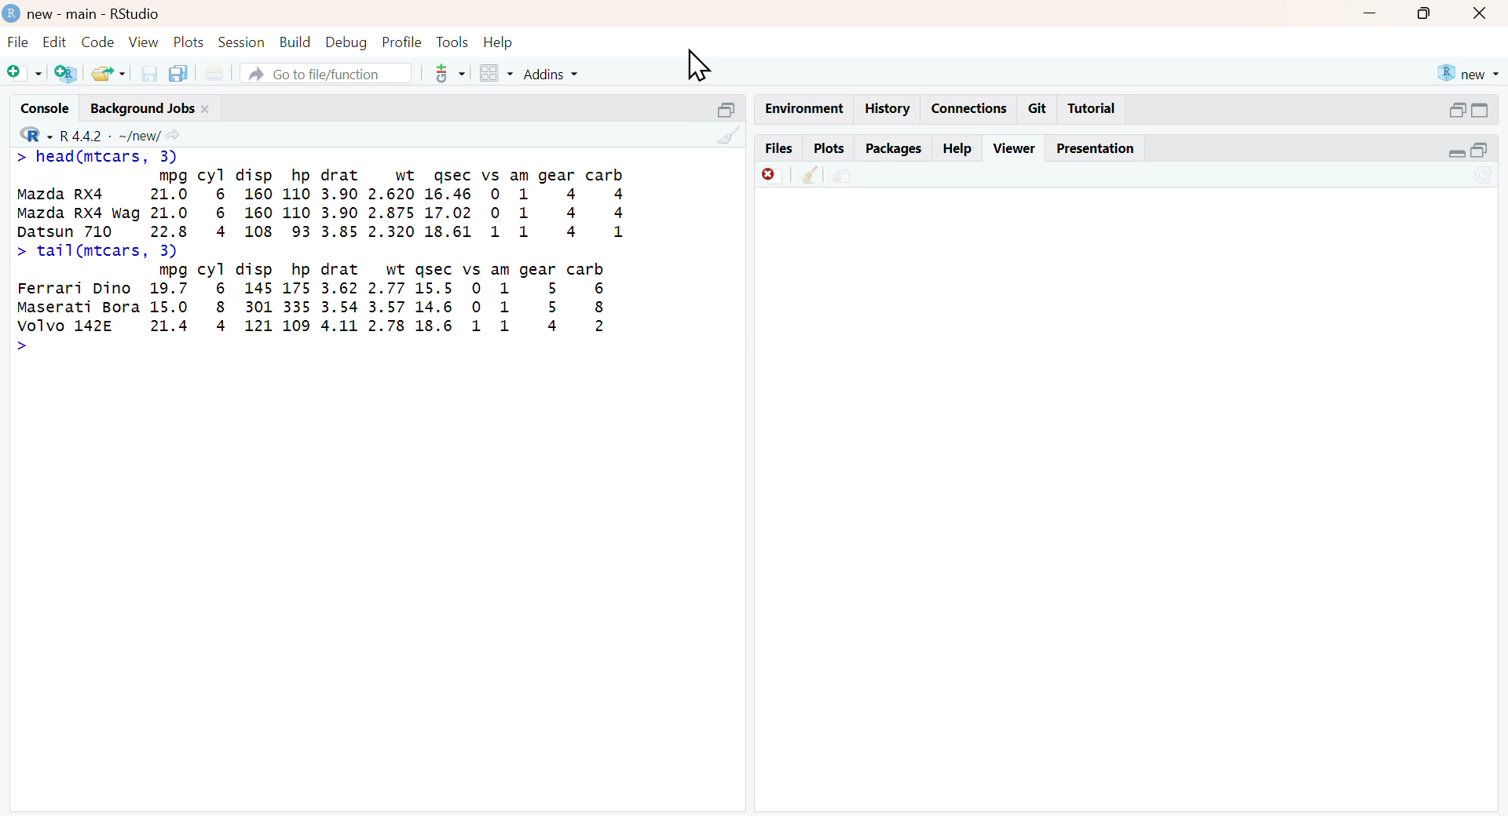  I want to click on Tools, so click(450, 40).